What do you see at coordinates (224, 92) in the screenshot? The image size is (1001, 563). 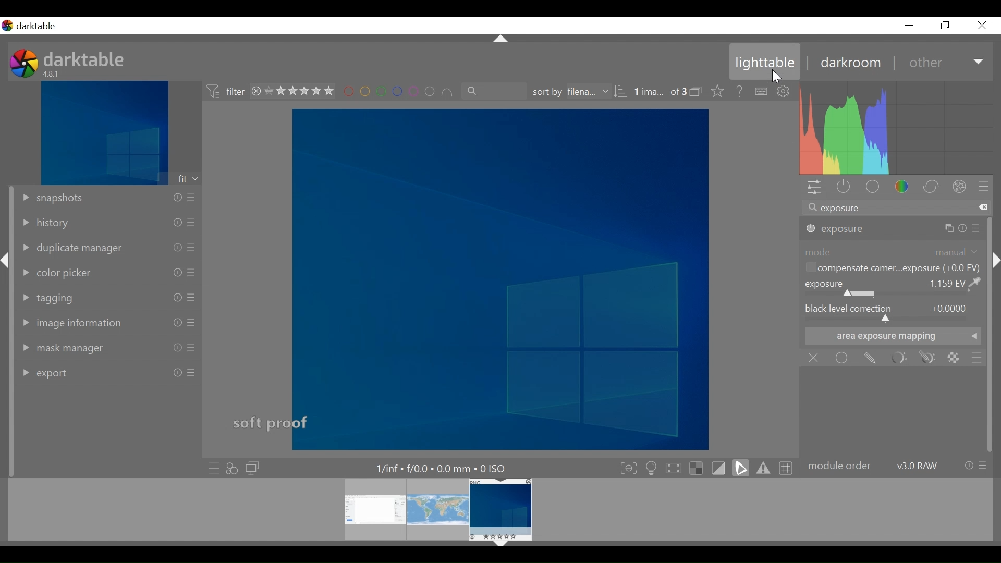 I see `filter` at bounding box center [224, 92].